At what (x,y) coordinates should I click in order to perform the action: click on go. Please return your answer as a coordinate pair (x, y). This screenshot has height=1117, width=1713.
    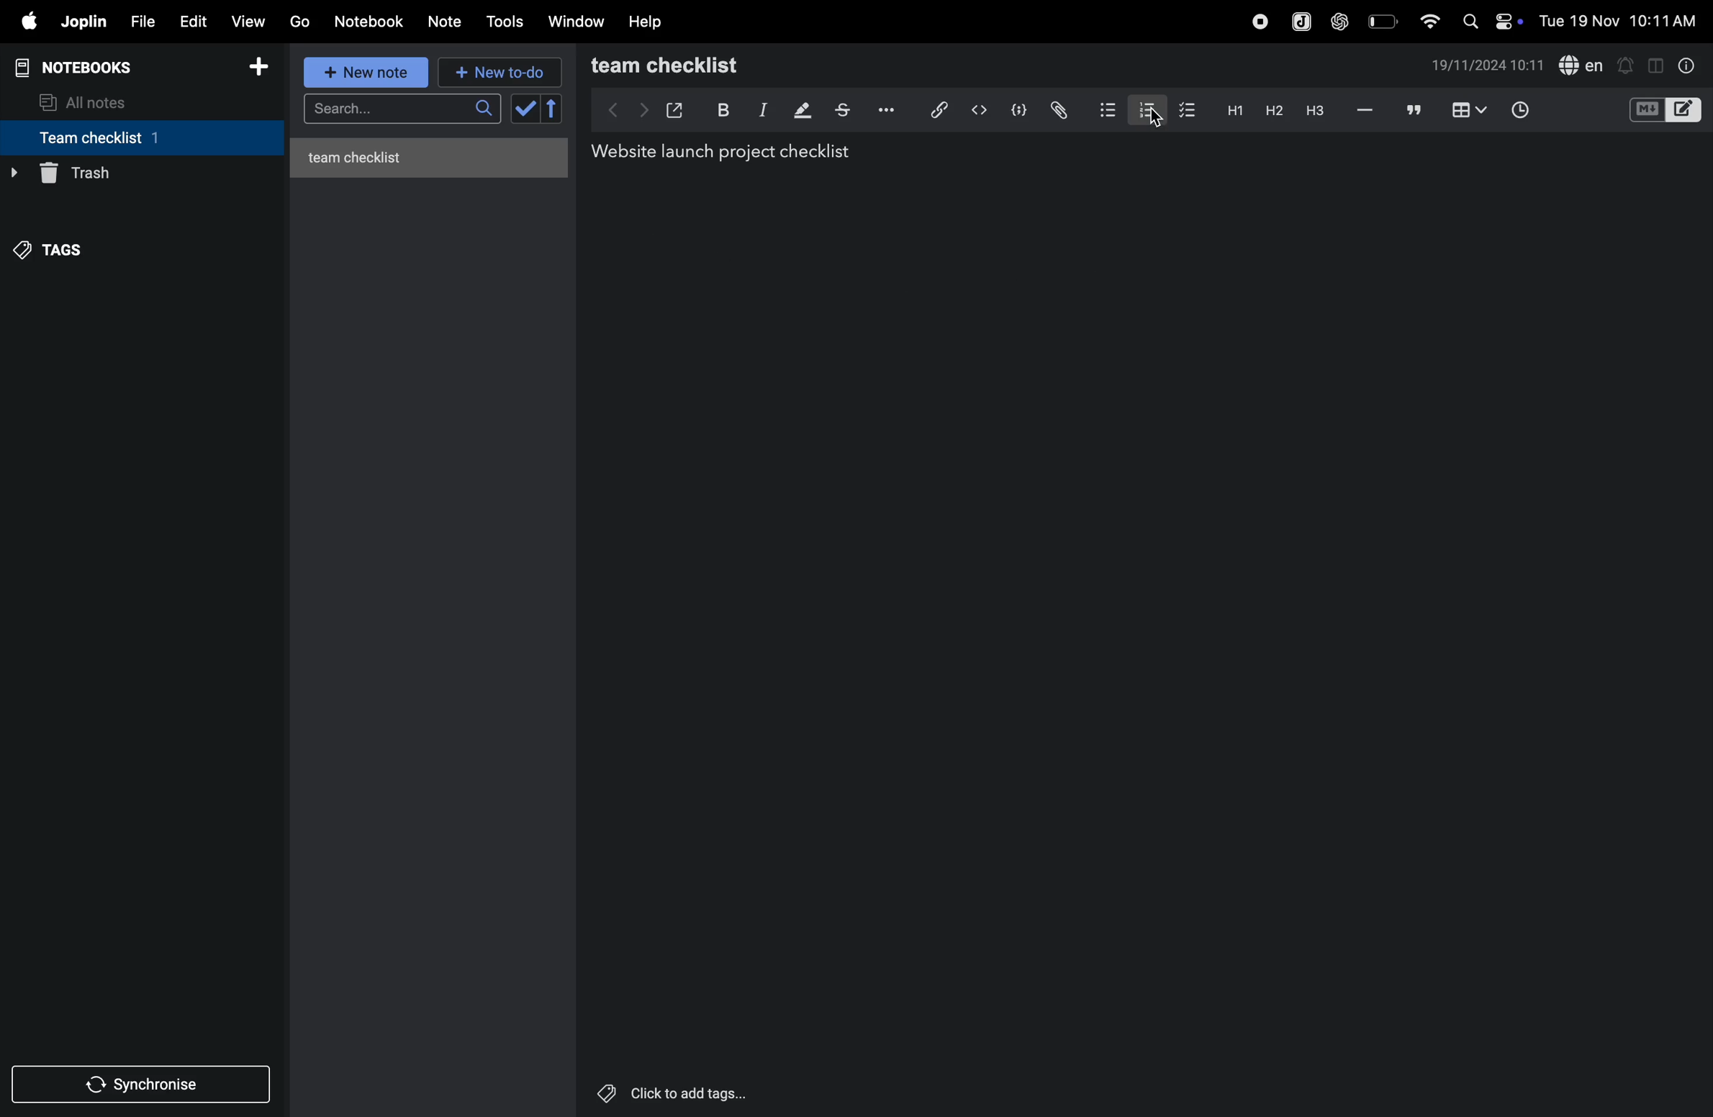
    Looking at the image, I should click on (299, 22).